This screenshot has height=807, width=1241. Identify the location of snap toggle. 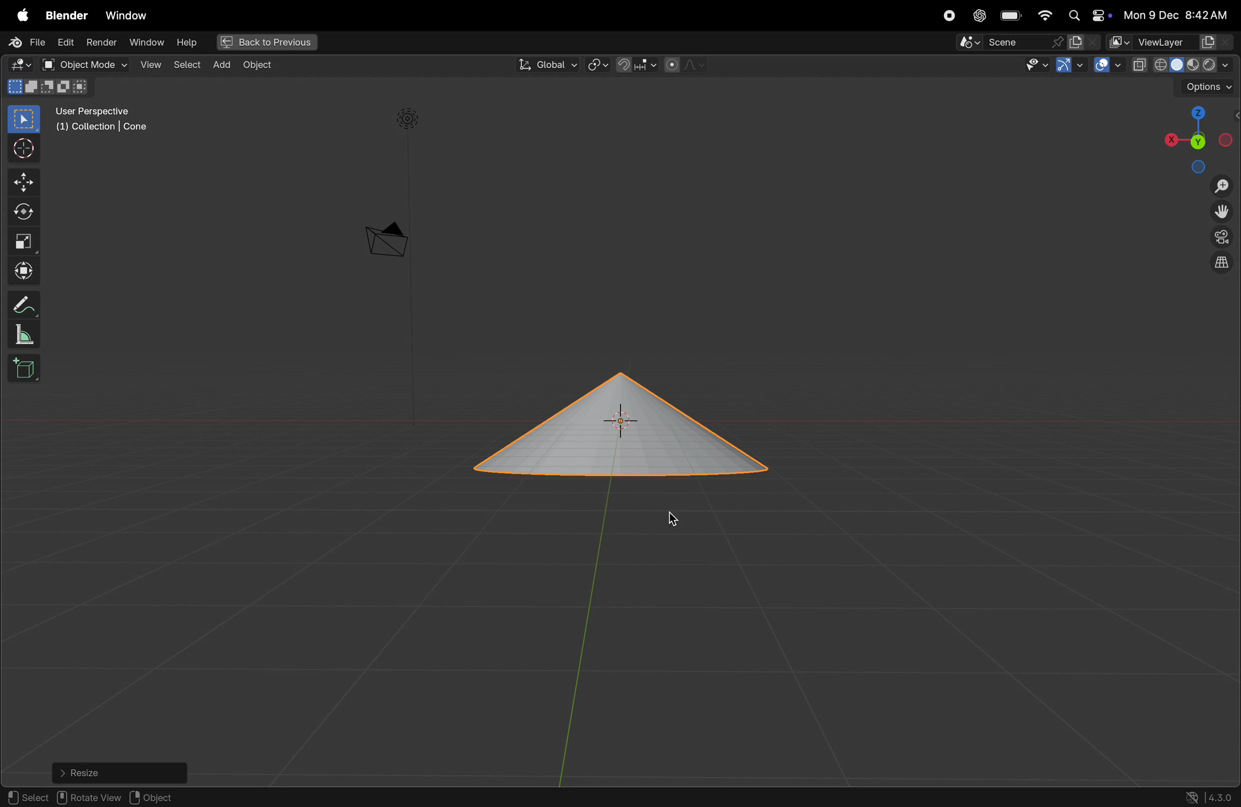
(595, 796).